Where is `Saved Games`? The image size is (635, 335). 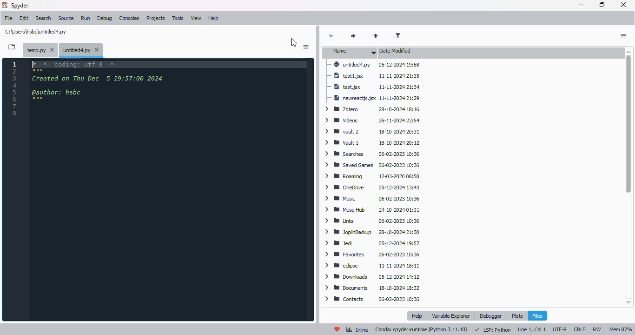 Saved Games is located at coordinates (373, 188).